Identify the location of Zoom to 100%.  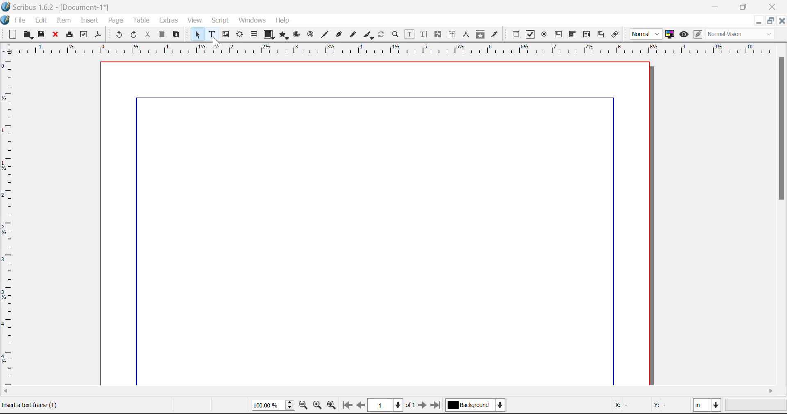
(317, 406).